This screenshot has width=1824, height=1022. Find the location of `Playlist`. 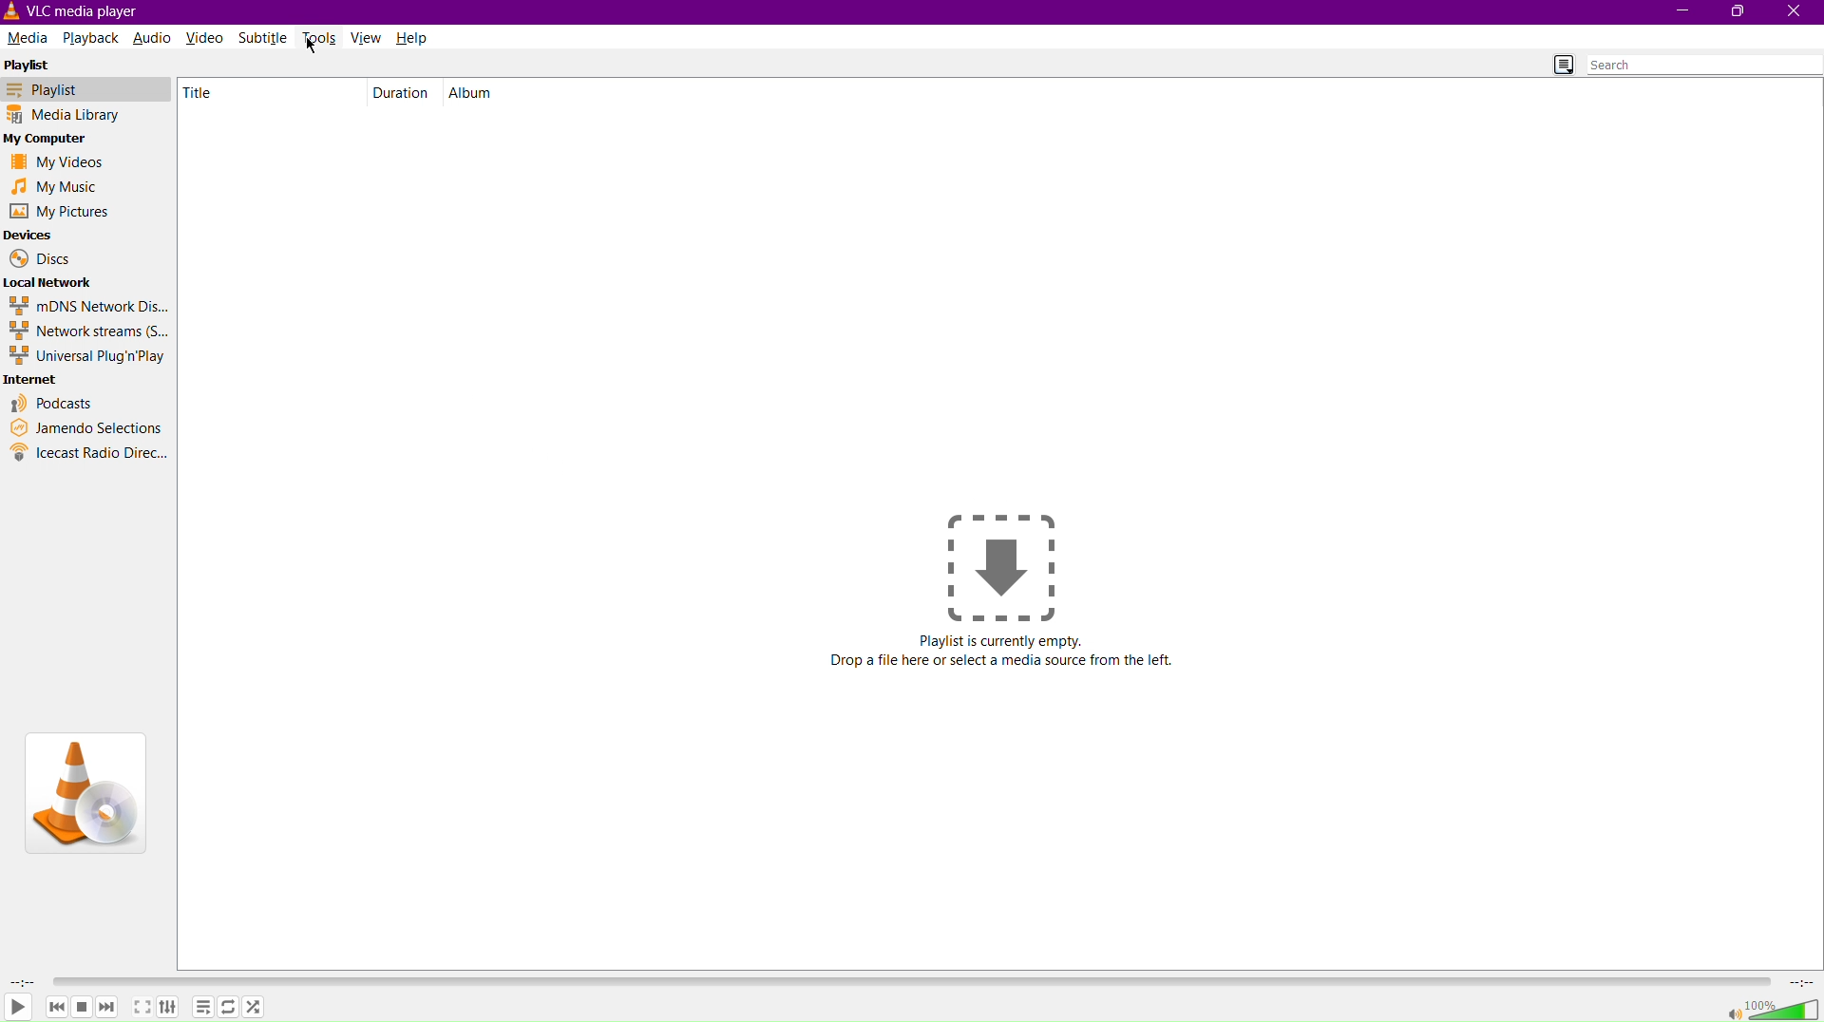

Playlist is located at coordinates (86, 88).